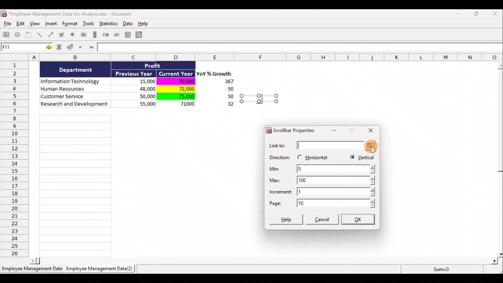 The image size is (503, 283). Describe the element at coordinates (287, 219) in the screenshot. I see `Help` at that location.